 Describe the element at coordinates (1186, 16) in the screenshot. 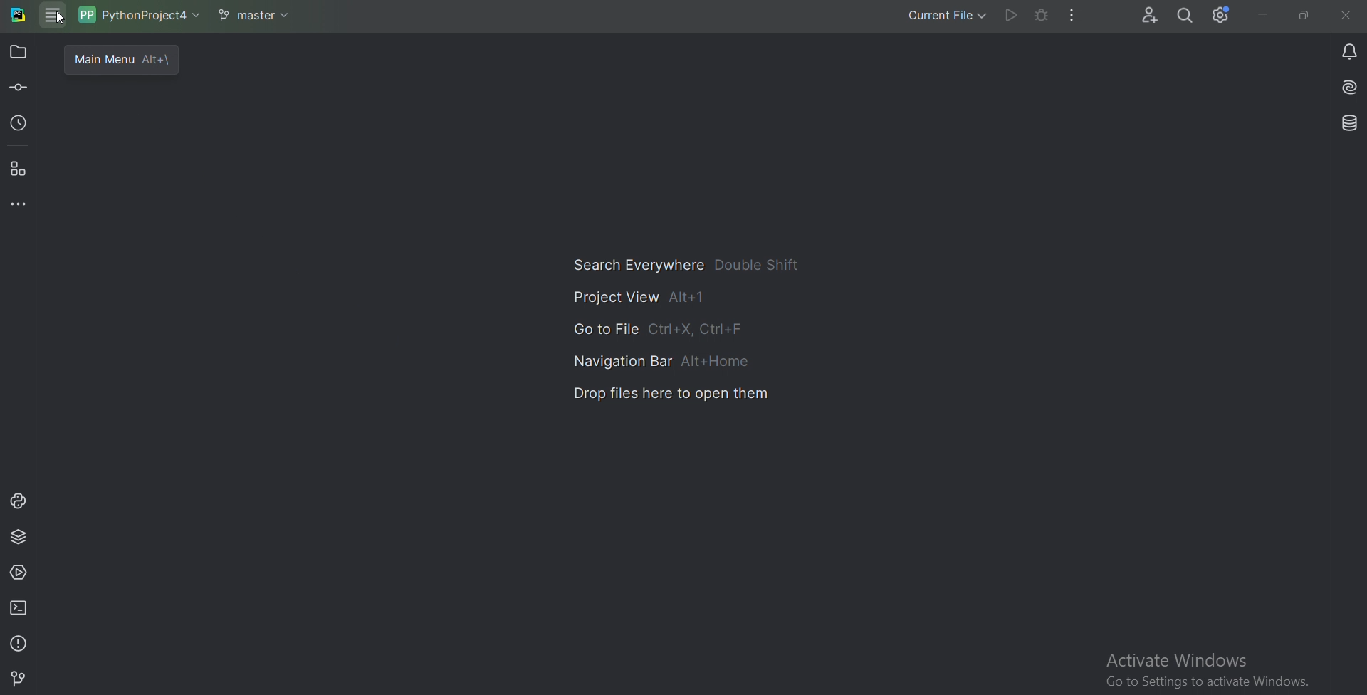

I see `Search everywhere` at that location.